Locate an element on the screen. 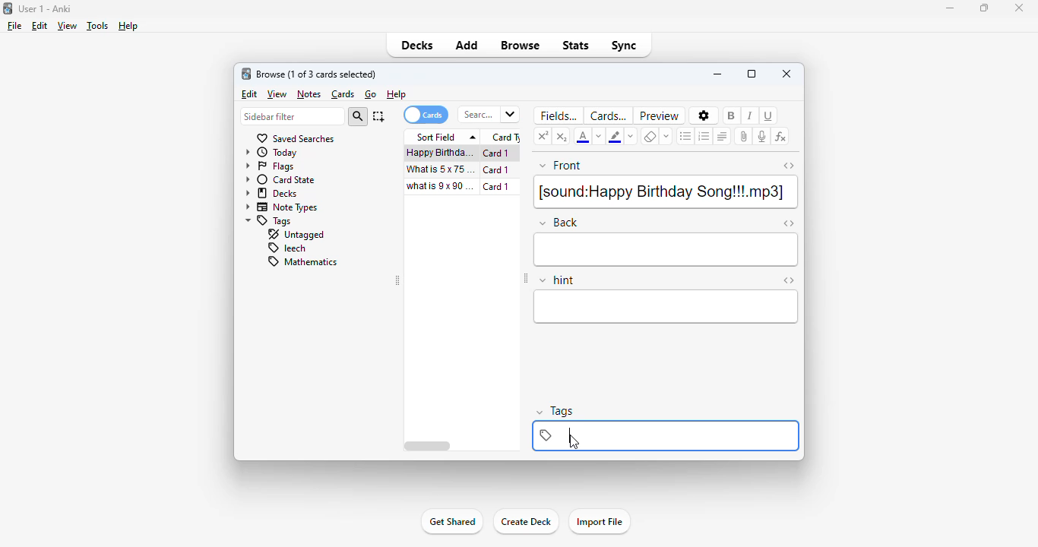  card type is located at coordinates (504, 138).